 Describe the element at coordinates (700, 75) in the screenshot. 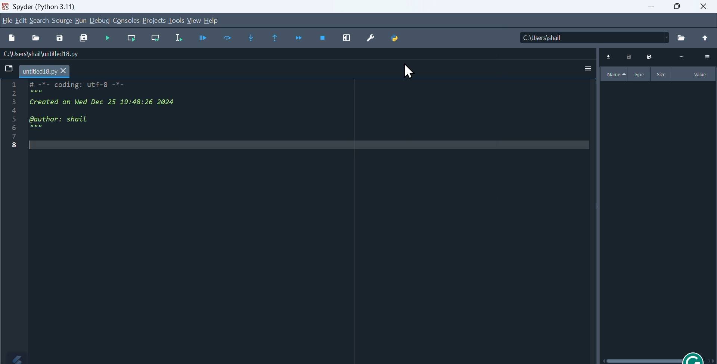

I see `value` at that location.